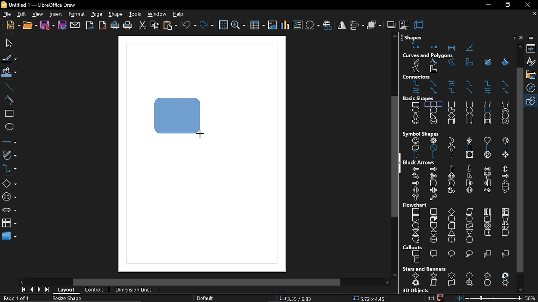 The width and height of the screenshot is (538, 302). I want to click on co-ordinate, so click(298, 298).